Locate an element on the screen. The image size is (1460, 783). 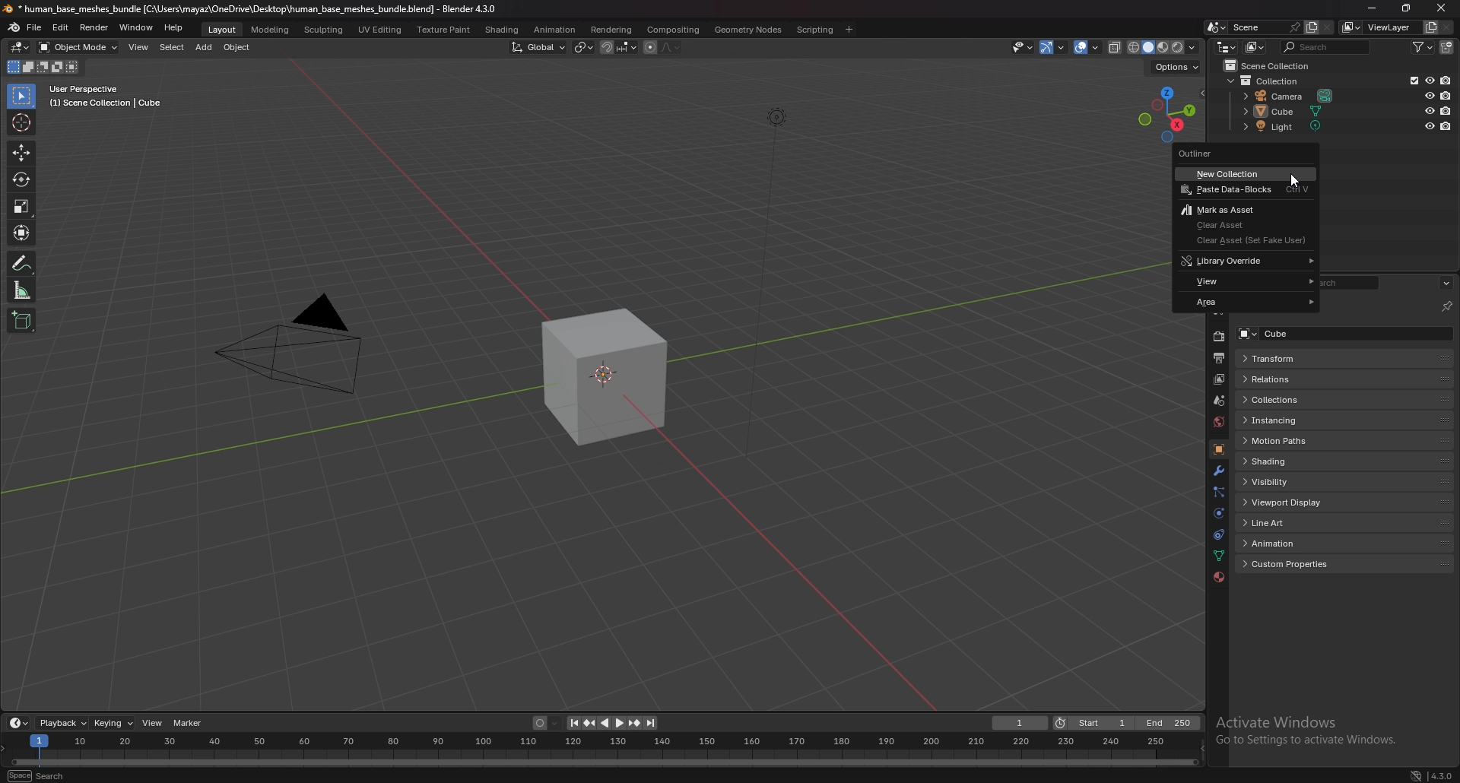
playback is located at coordinates (63, 723).